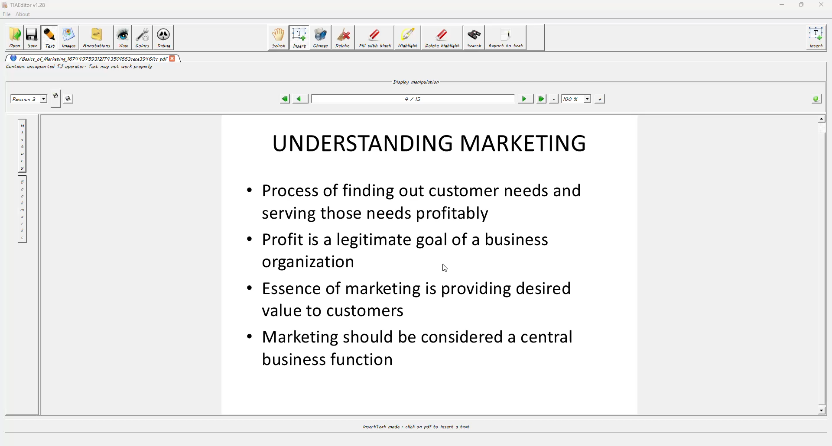  I want to click on UNDERSTANDING MARKETING  ﻿﻿Process of finding out customer needs and serving those needs profitably ﻿﻿Profit is a legitimate goal of a business organization ﻿﻿Essence of marketing is providing desired value to customers ﻿﻿Marketing should be considered a central business function, so click(417, 250).